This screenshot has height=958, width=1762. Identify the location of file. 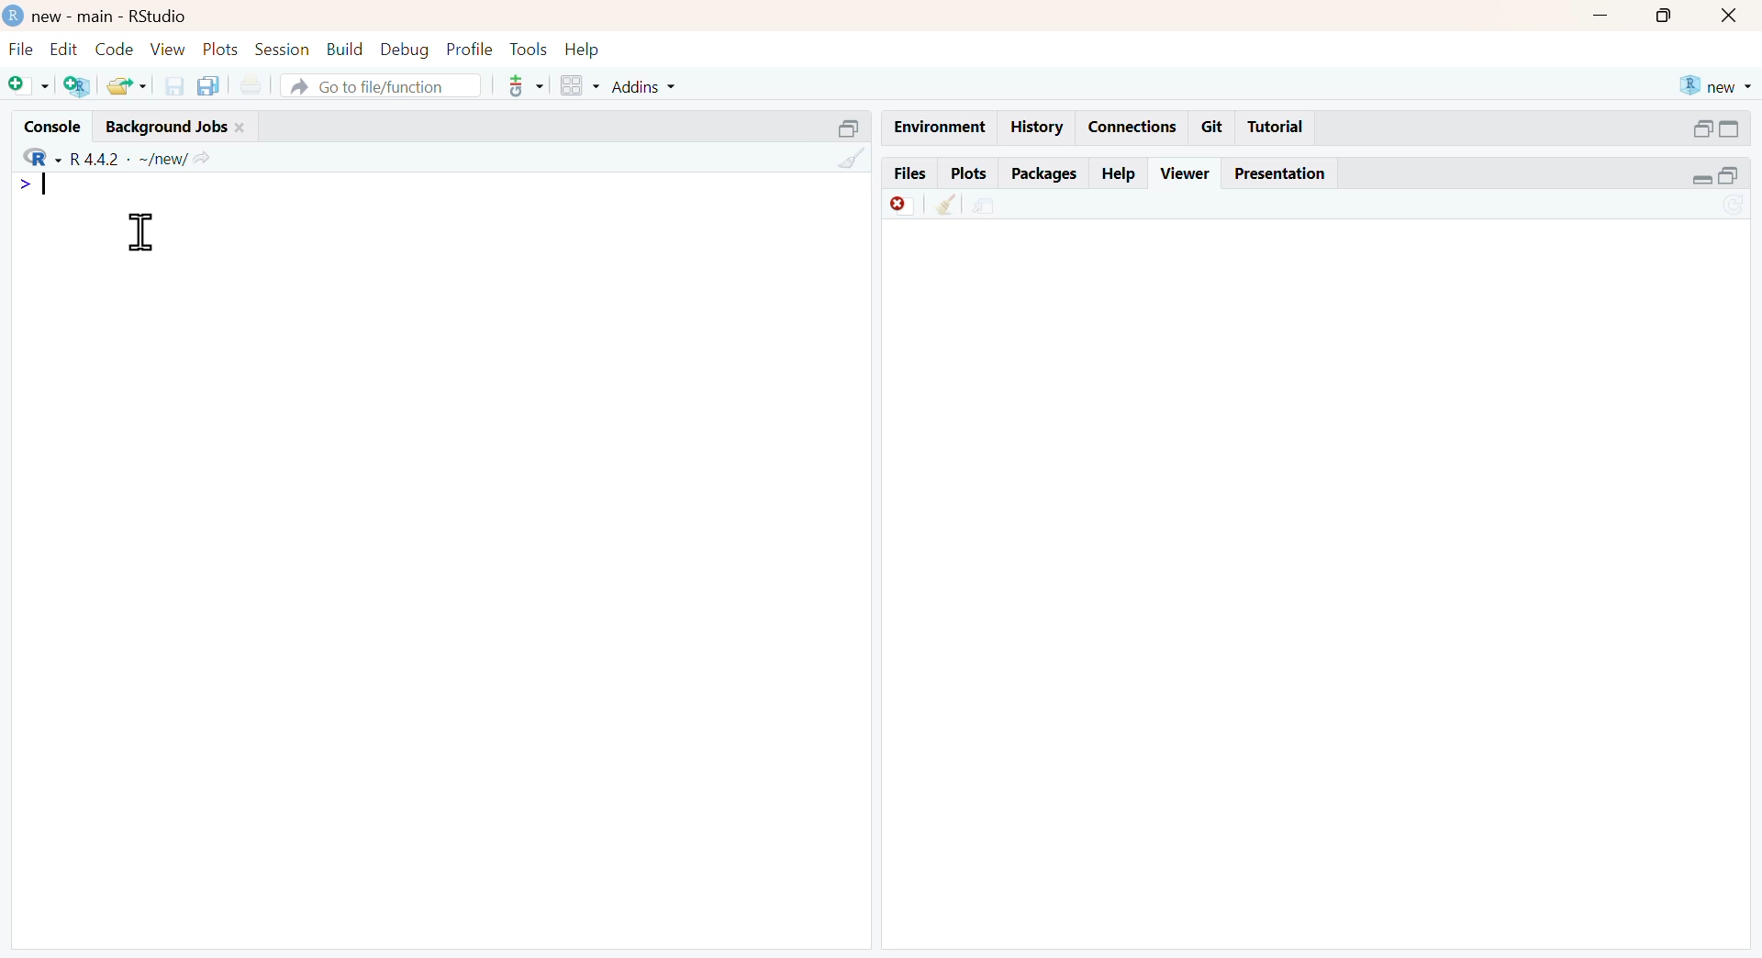
(24, 49).